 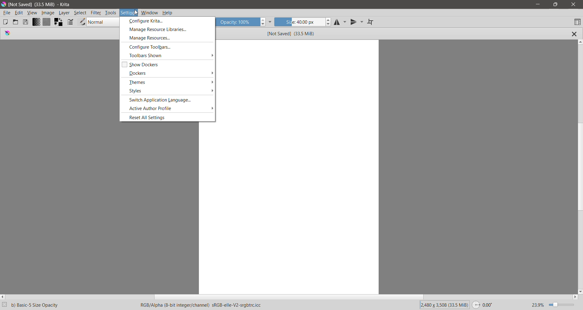 What do you see at coordinates (48, 13) in the screenshot?
I see `Image` at bounding box center [48, 13].